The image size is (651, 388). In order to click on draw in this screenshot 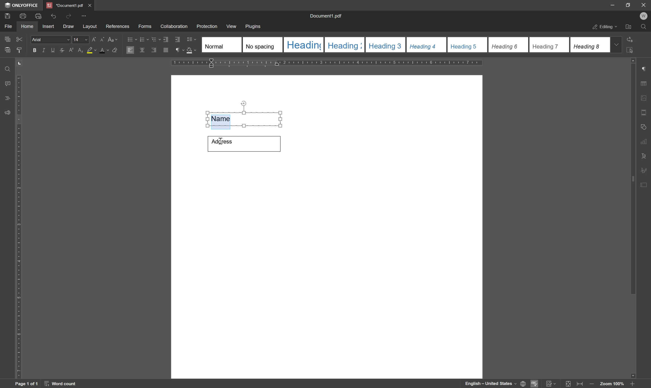, I will do `click(68, 27)`.